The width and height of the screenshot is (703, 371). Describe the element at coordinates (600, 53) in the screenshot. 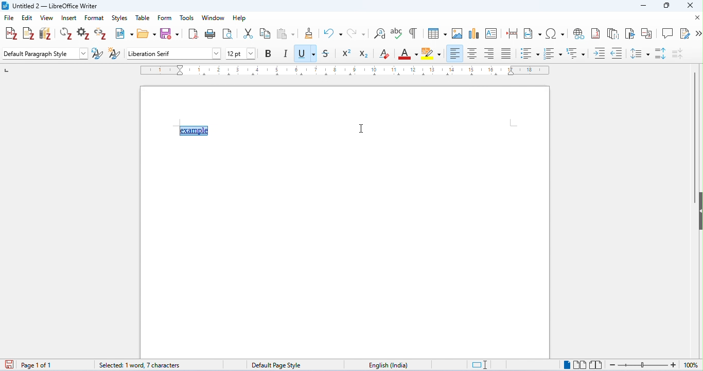

I see `increase indent` at that location.